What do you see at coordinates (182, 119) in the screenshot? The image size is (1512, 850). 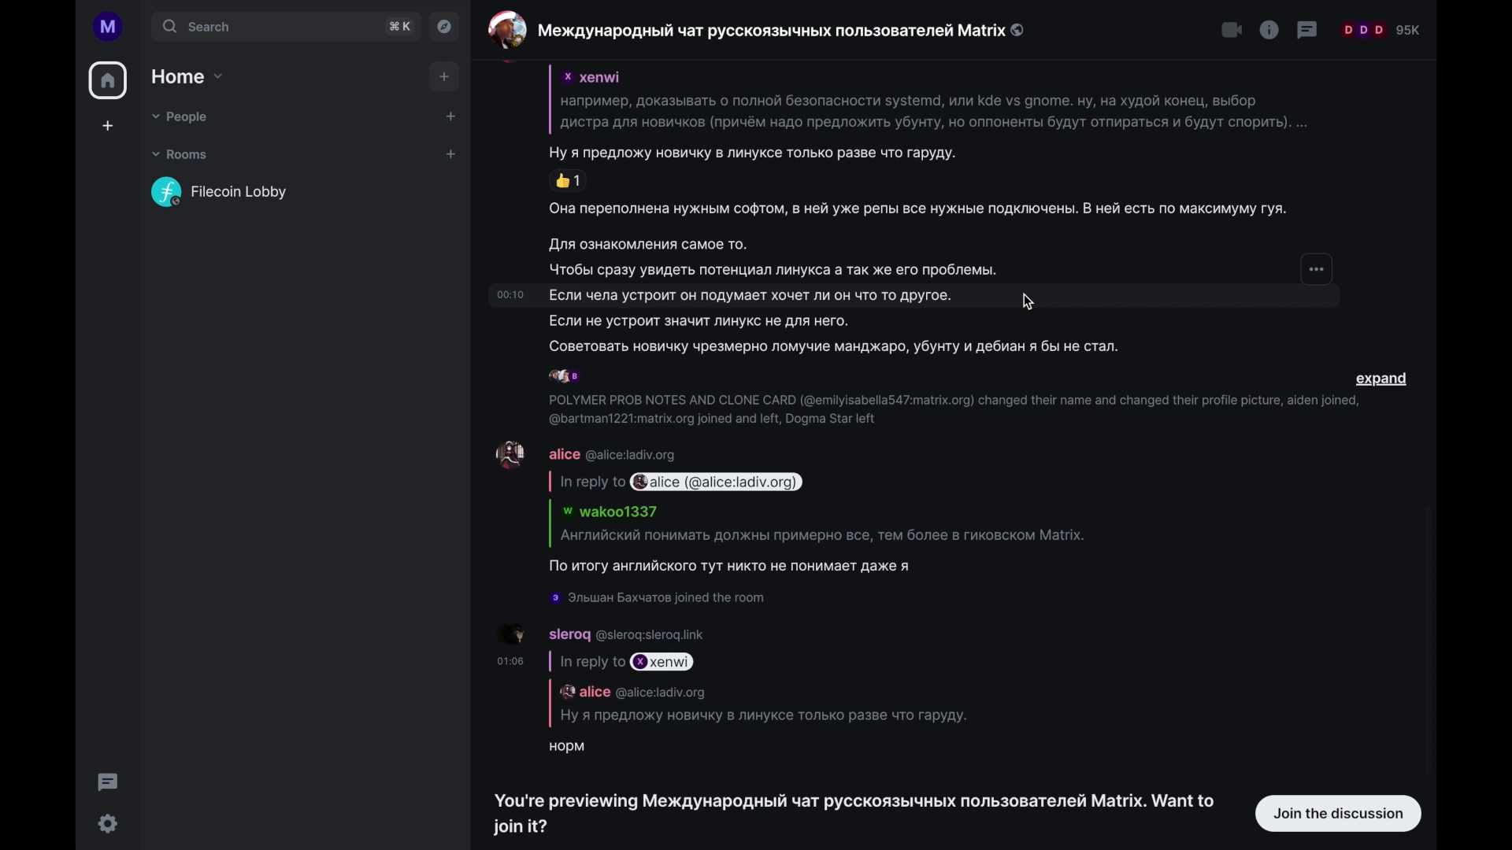 I see `people dropdown` at bounding box center [182, 119].